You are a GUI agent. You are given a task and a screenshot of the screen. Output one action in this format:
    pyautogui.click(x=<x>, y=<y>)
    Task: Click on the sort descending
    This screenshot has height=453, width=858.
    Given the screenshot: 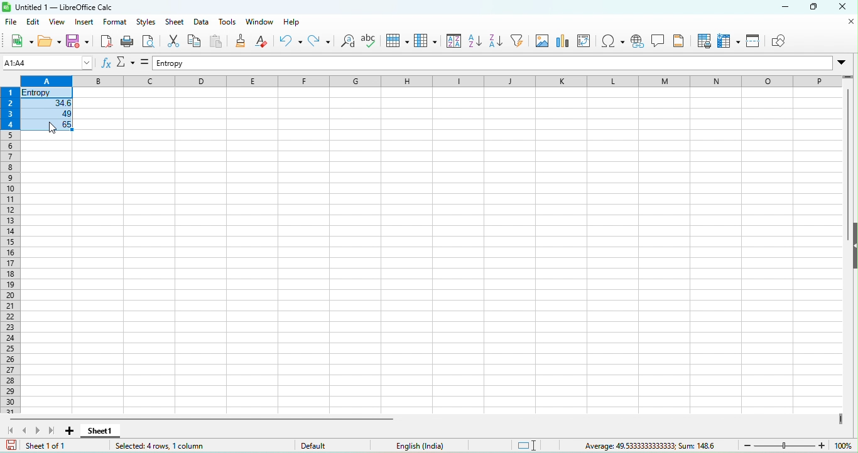 What is the action you would take?
    pyautogui.click(x=499, y=43)
    